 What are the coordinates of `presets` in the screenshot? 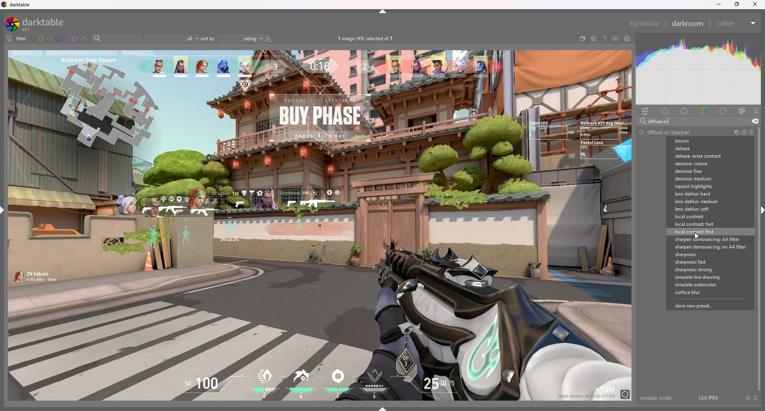 It's located at (756, 111).